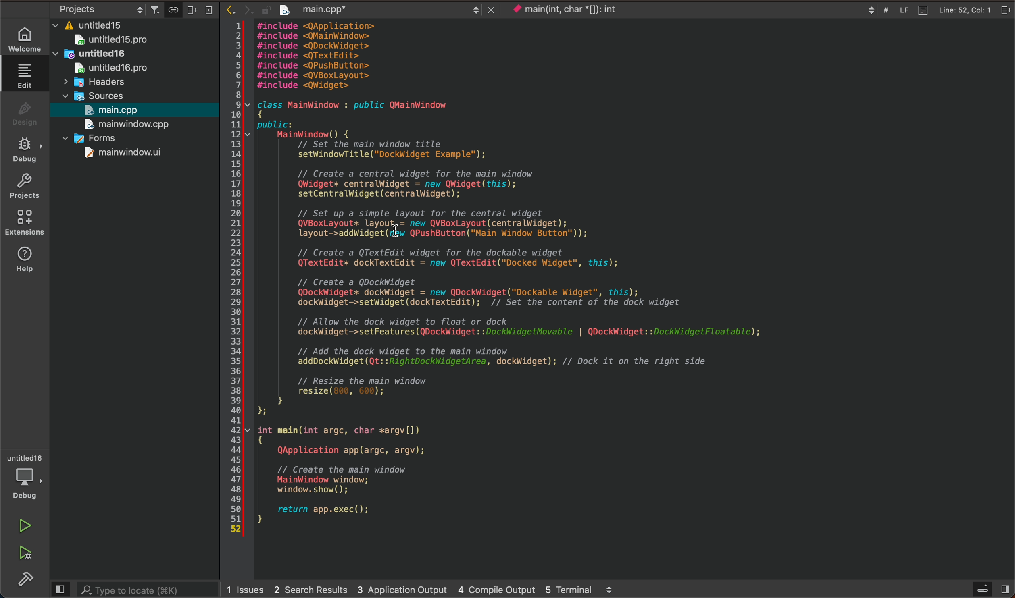 Image resolution: width=1015 pixels, height=598 pixels. What do you see at coordinates (24, 111) in the screenshot?
I see `design` at bounding box center [24, 111].